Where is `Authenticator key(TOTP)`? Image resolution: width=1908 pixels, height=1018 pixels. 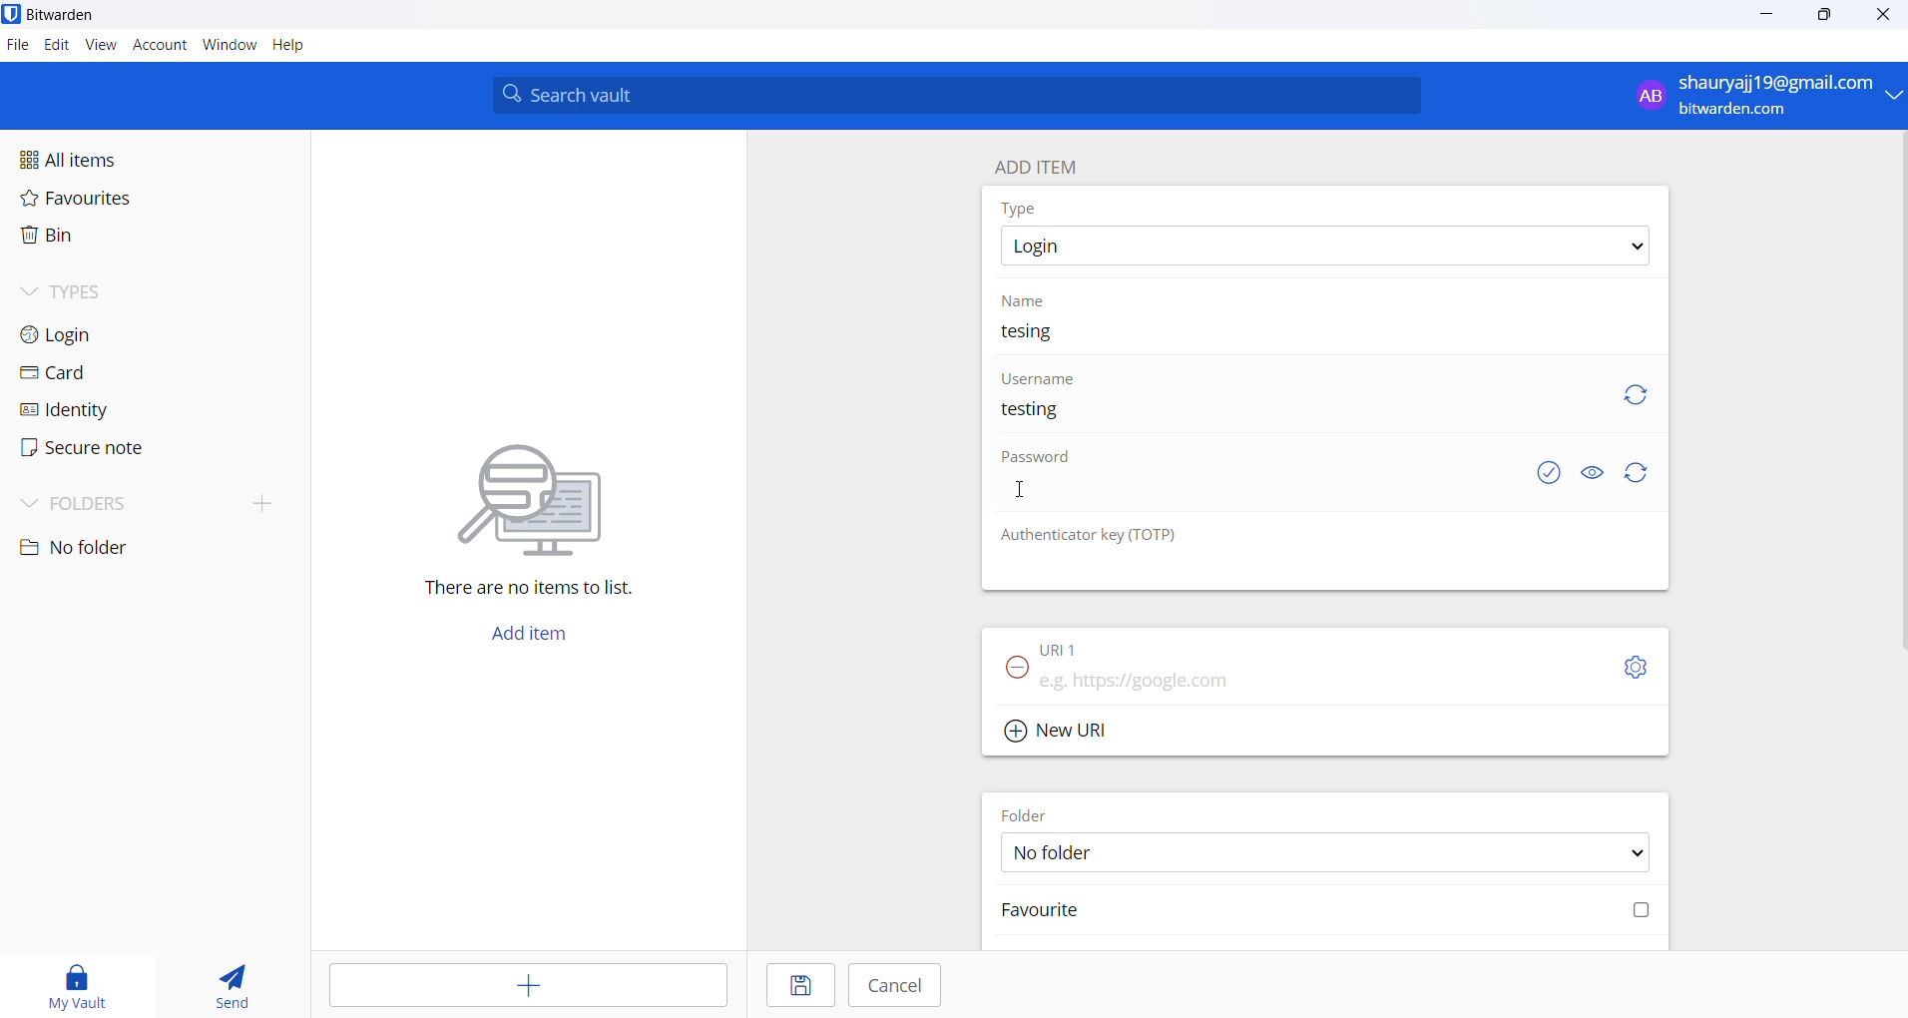 Authenticator key(TOTP) is located at coordinates (1091, 536).